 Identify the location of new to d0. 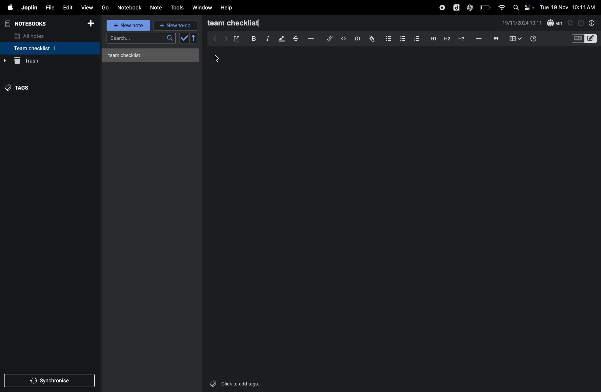
(174, 26).